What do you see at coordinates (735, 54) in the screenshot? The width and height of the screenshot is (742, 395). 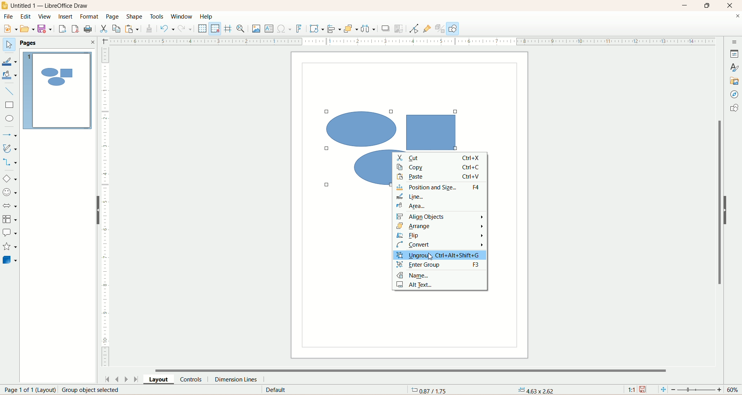 I see `properties` at bounding box center [735, 54].